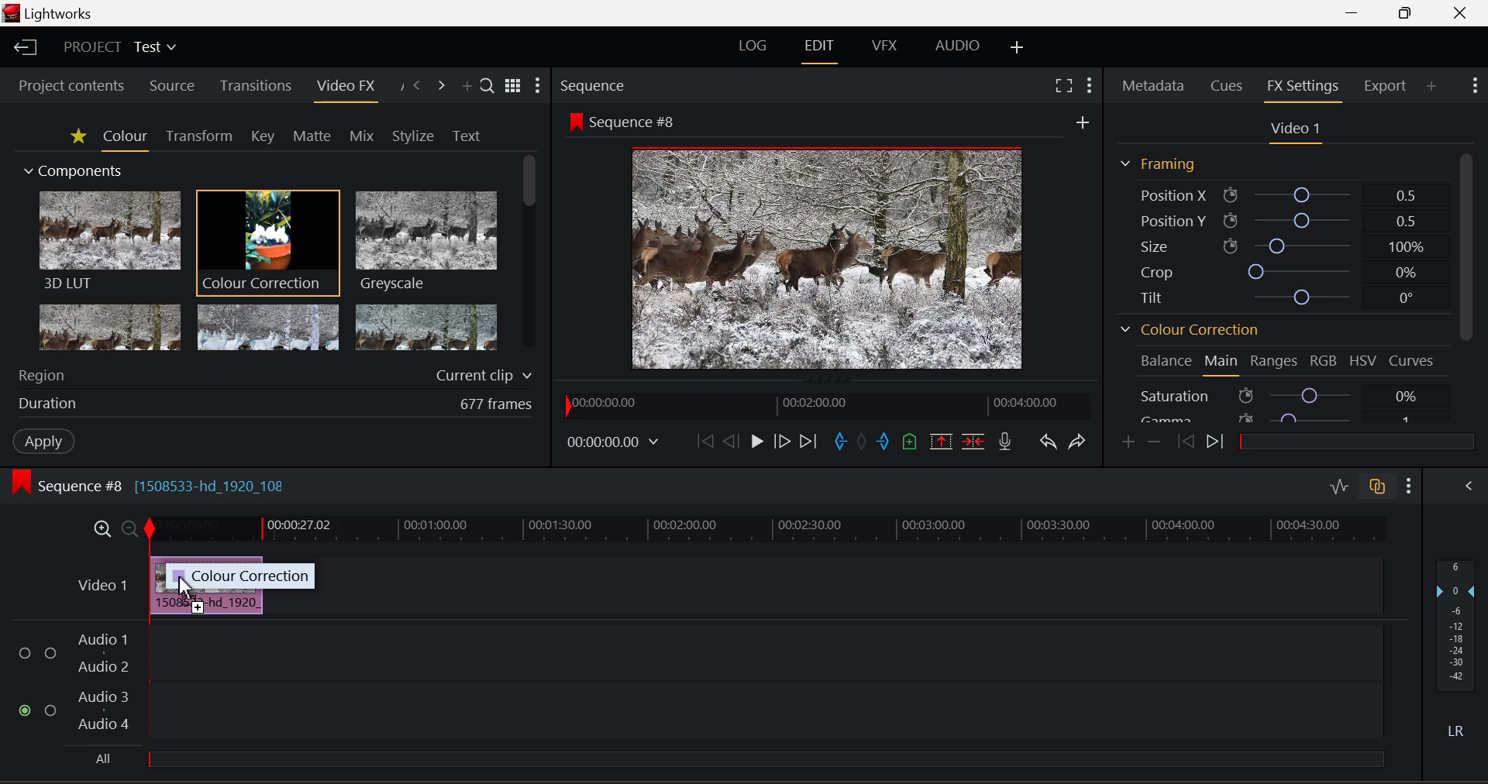  I want to click on Crop, so click(1276, 270).